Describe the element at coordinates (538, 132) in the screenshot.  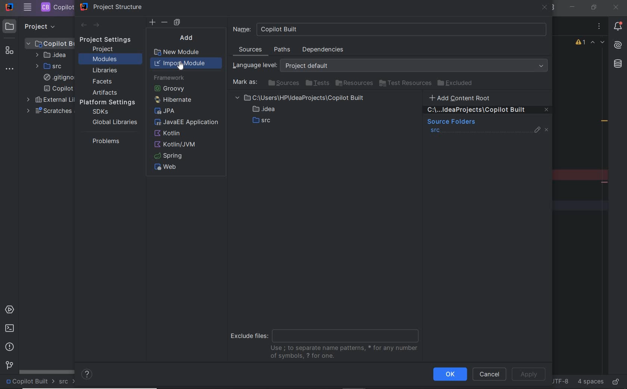
I see `edit properties` at that location.